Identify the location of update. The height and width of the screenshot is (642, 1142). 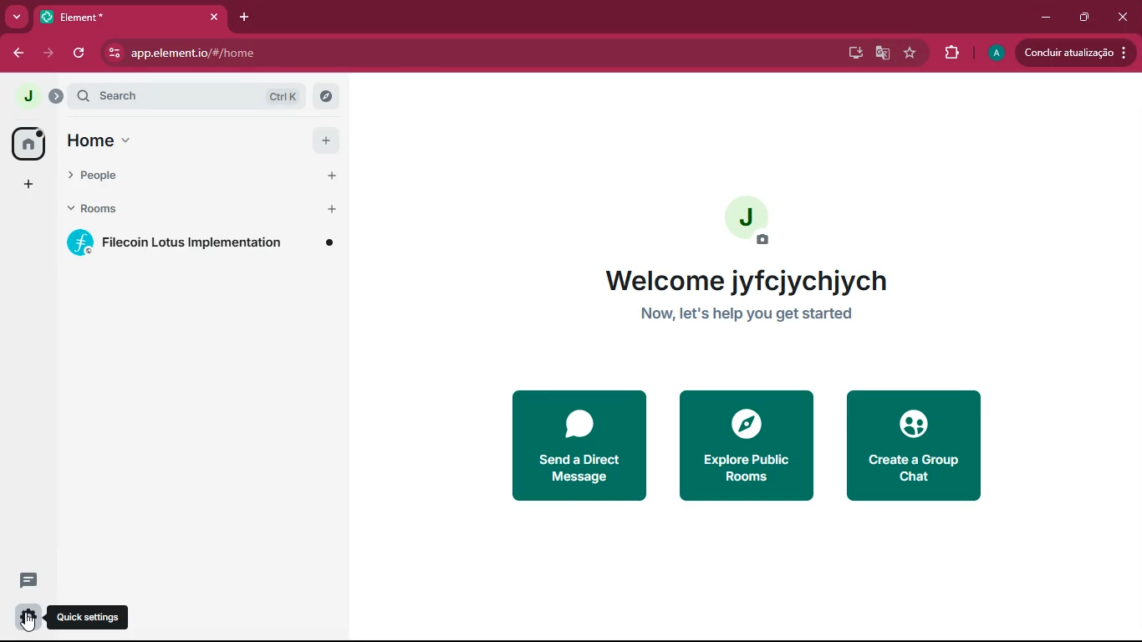
(1075, 53).